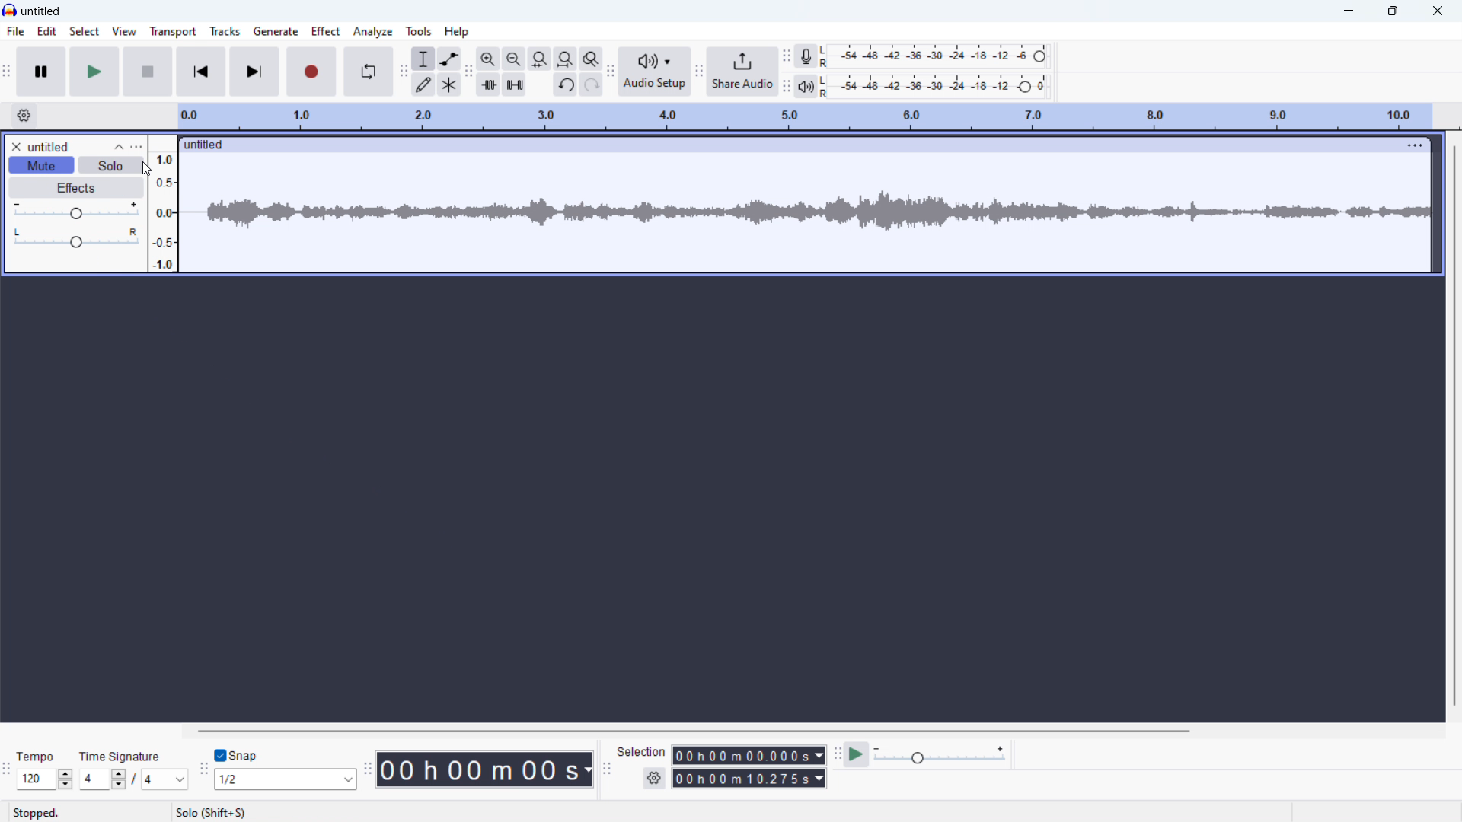 This screenshot has height=822, width=1462. Describe the element at coordinates (285, 779) in the screenshot. I see `set snapping` at that location.